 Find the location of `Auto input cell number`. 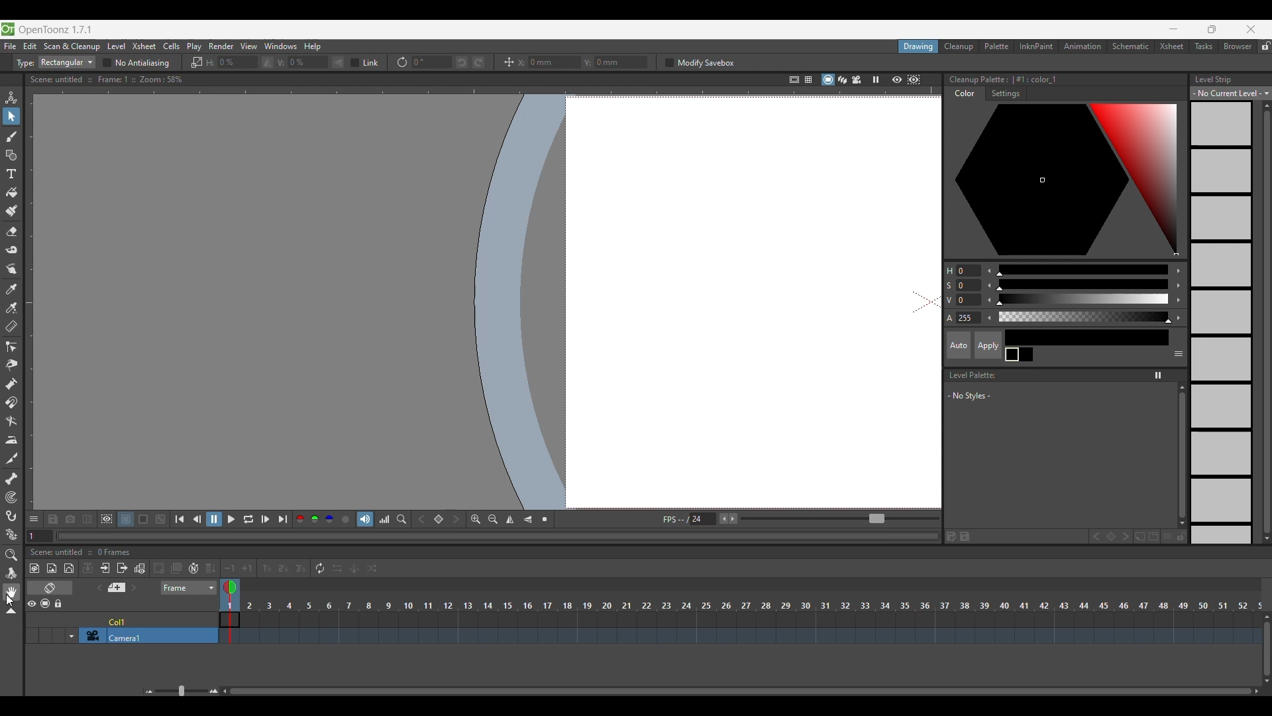

Auto input cell number is located at coordinates (193, 568).